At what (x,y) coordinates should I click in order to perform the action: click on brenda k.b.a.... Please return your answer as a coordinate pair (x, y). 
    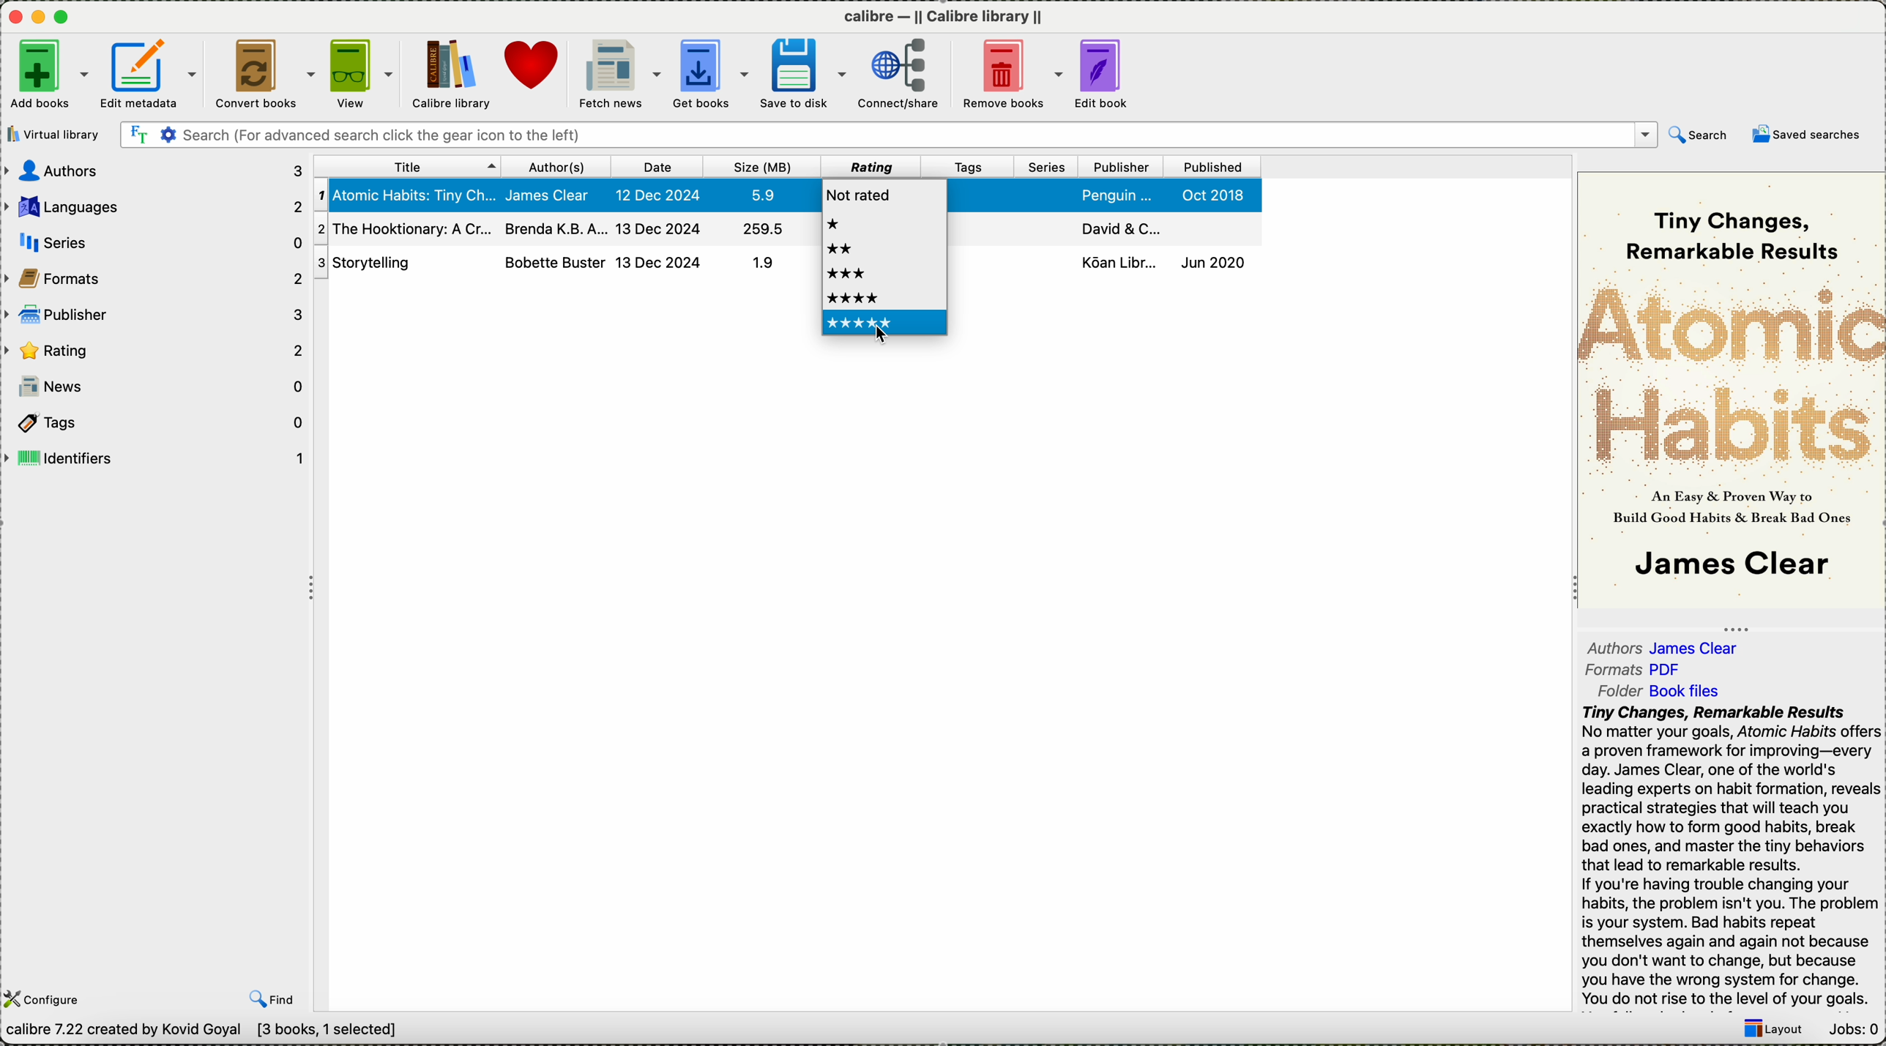
    Looking at the image, I should click on (553, 227).